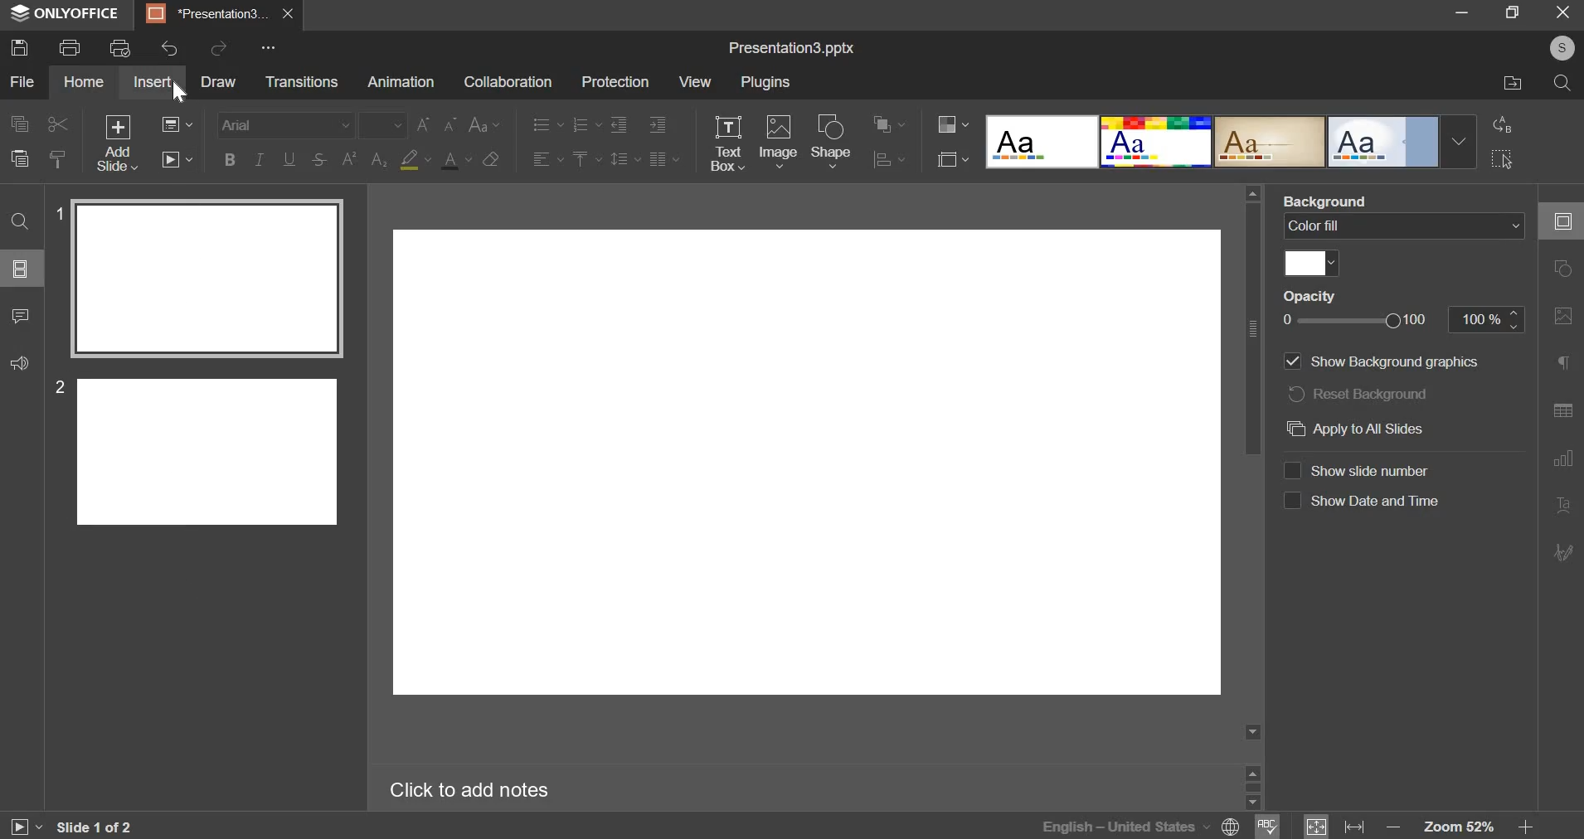 This screenshot has width=1584, height=839. Describe the element at coordinates (400, 81) in the screenshot. I see `animation` at that location.